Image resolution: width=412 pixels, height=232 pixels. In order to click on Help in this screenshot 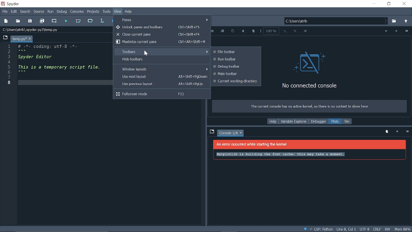, I will do `click(128, 12)`.